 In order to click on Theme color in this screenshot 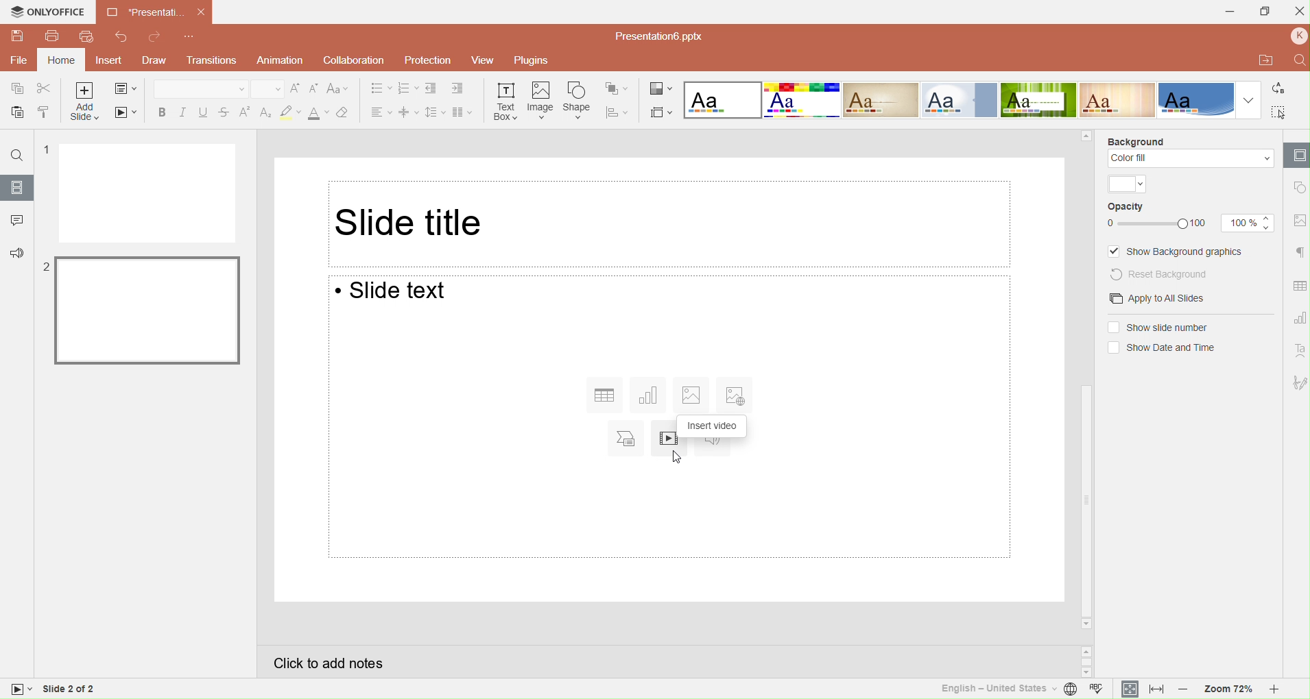, I will do `click(1125, 184)`.